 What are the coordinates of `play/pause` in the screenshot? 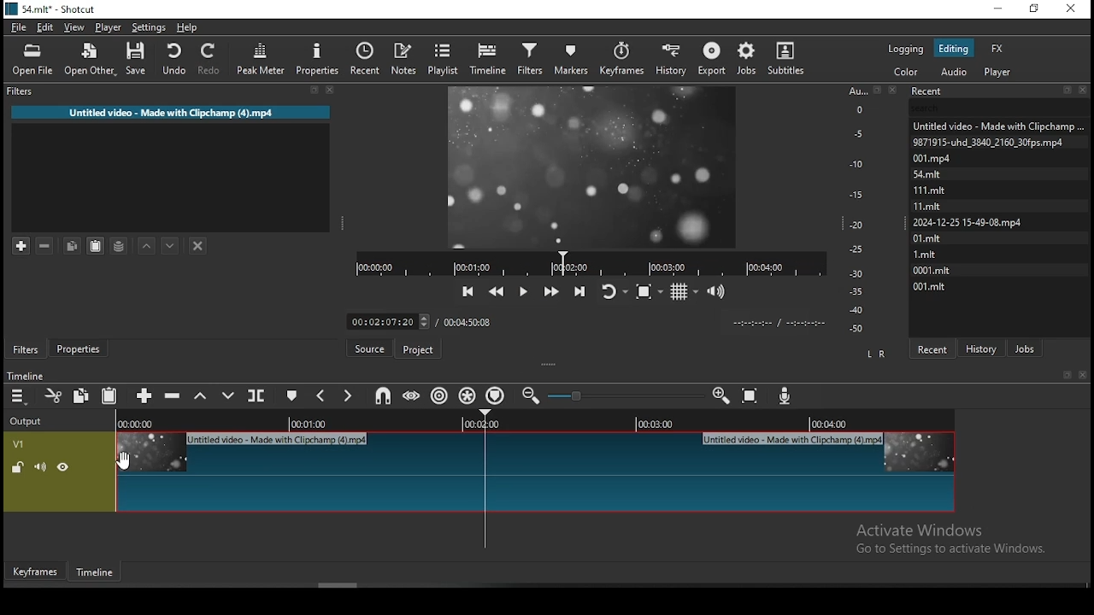 It's located at (524, 290).